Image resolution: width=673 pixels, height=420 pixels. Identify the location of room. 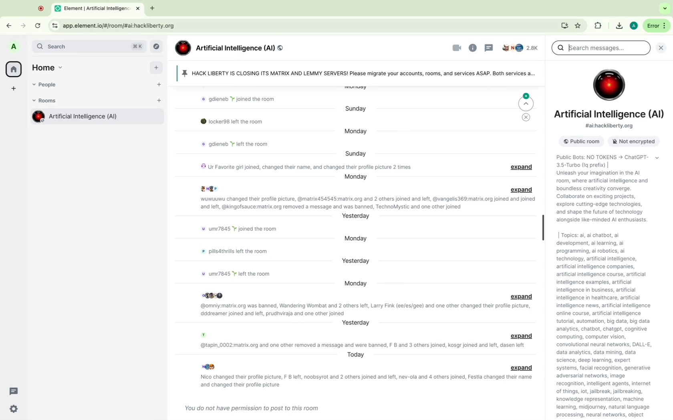
(95, 118).